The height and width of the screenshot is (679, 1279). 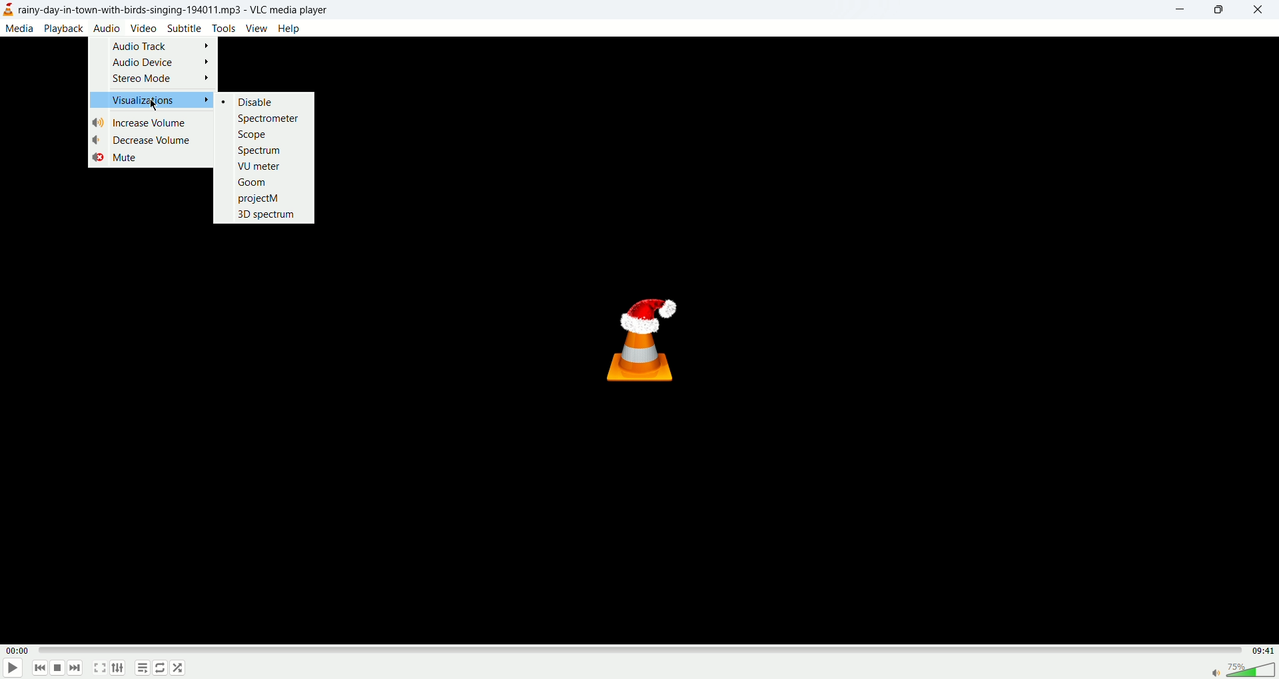 What do you see at coordinates (9, 10) in the screenshot?
I see `logo` at bounding box center [9, 10].